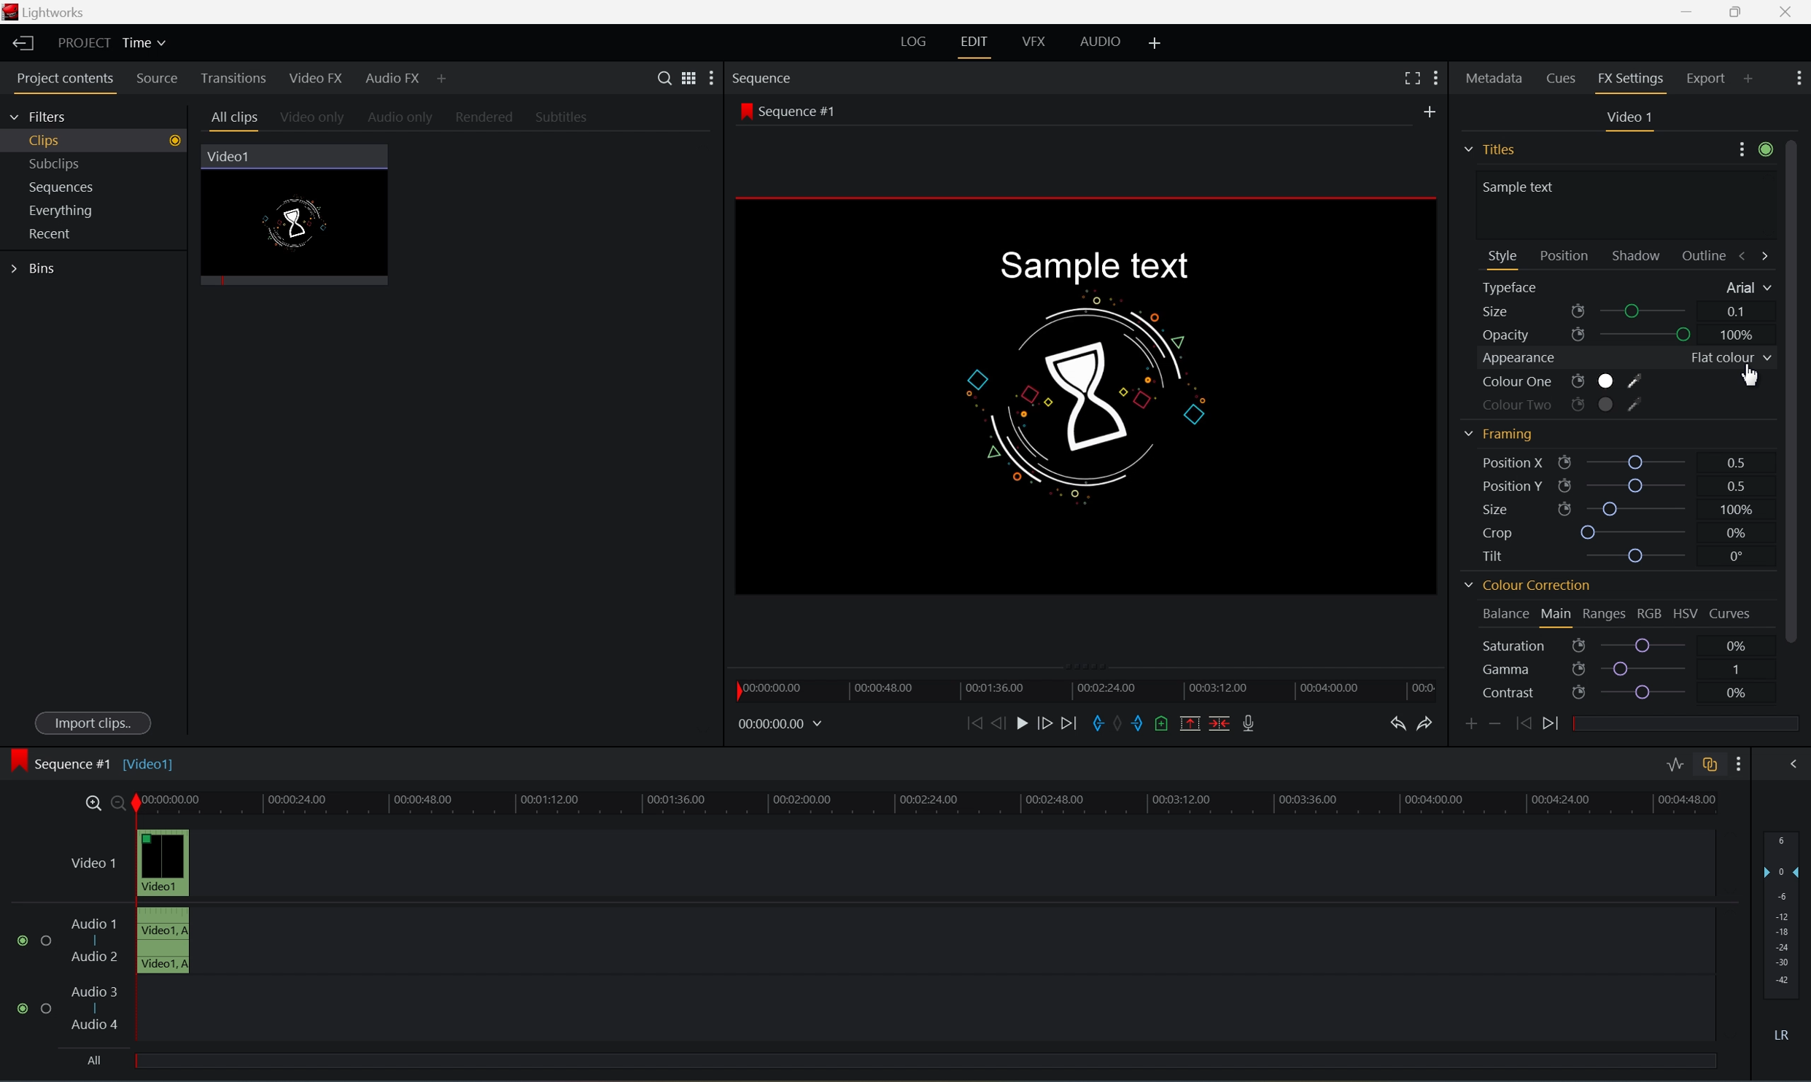  What do you see at coordinates (1737, 461) in the screenshot?
I see `0.5` at bounding box center [1737, 461].